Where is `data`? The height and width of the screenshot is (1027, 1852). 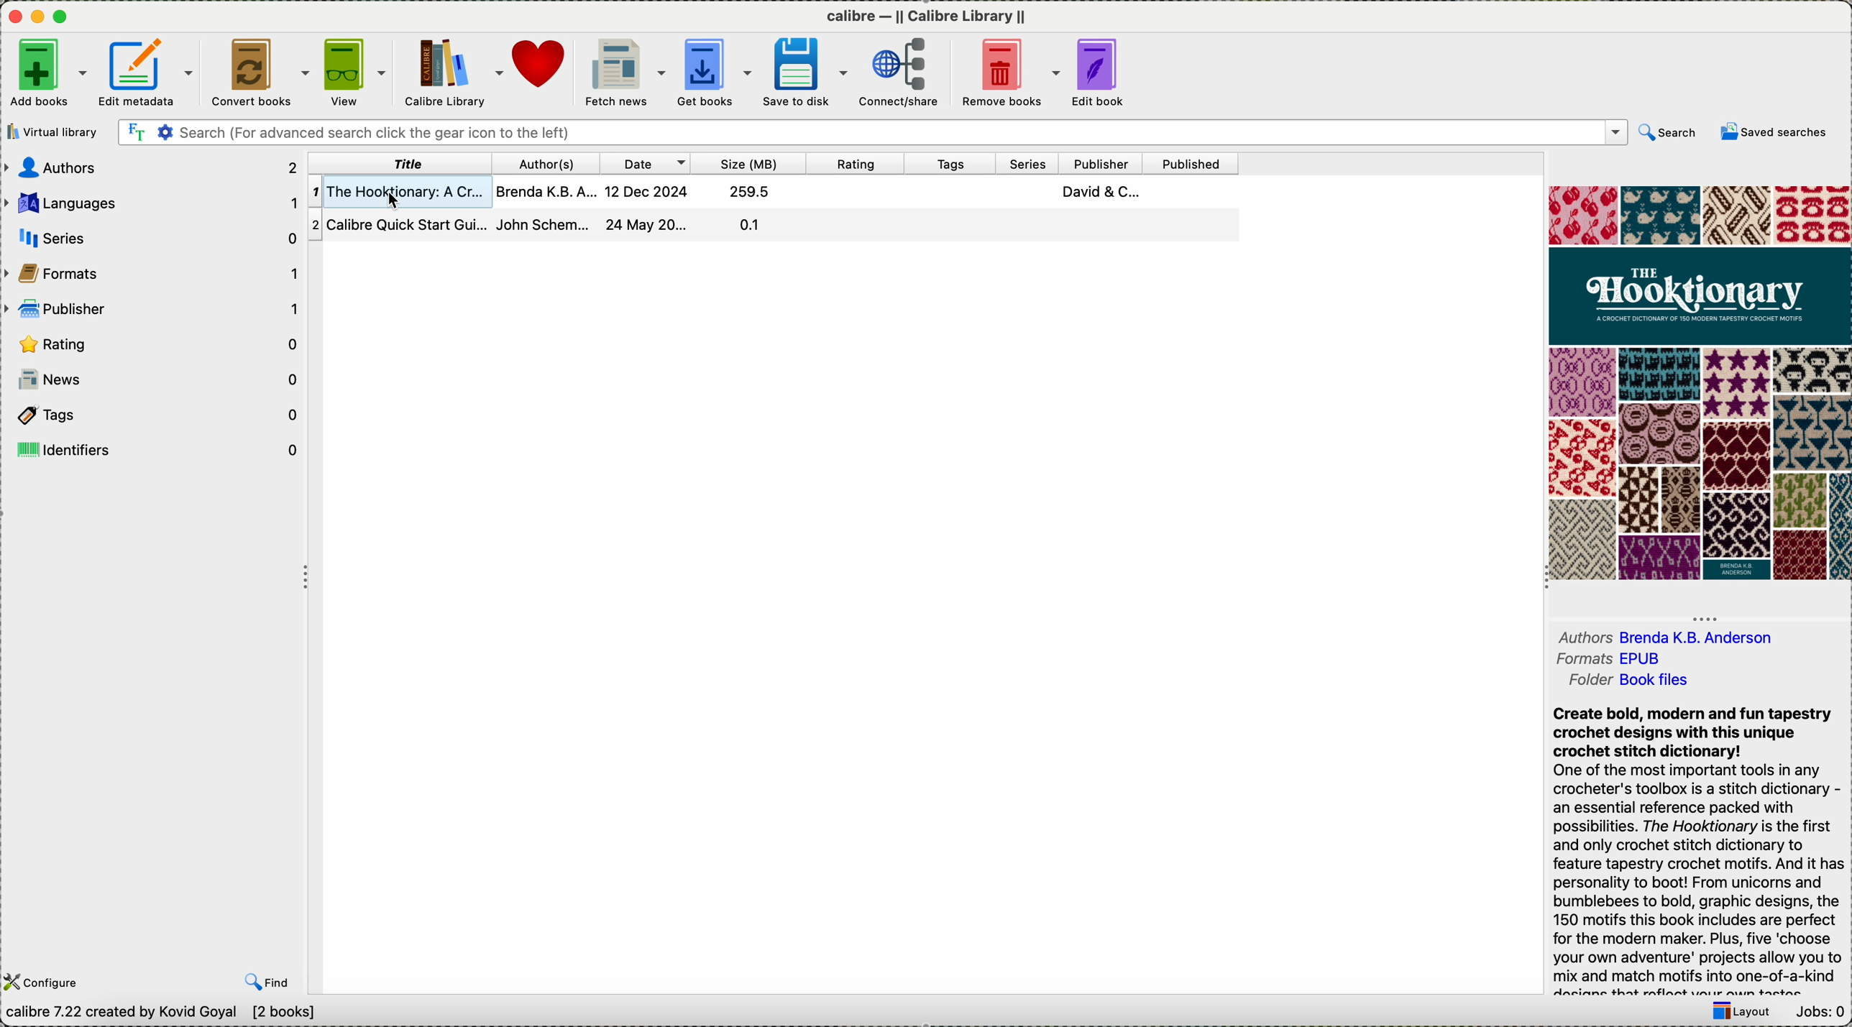 data is located at coordinates (165, 1015).